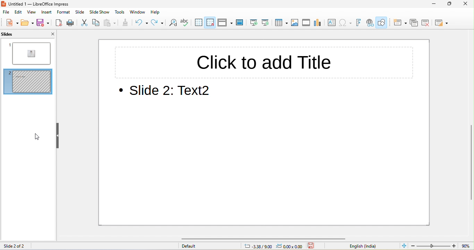 This screenshot has height=250, width=474. I want to click on duplicate slide, so click(414, 23).